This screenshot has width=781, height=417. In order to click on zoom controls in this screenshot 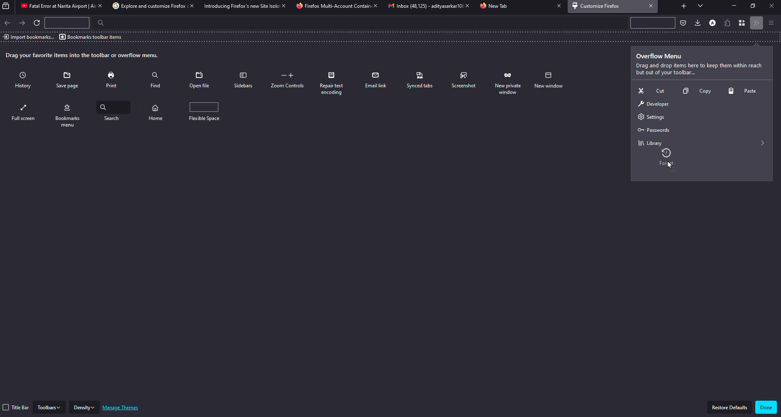, I will do `click(289, 80)`.